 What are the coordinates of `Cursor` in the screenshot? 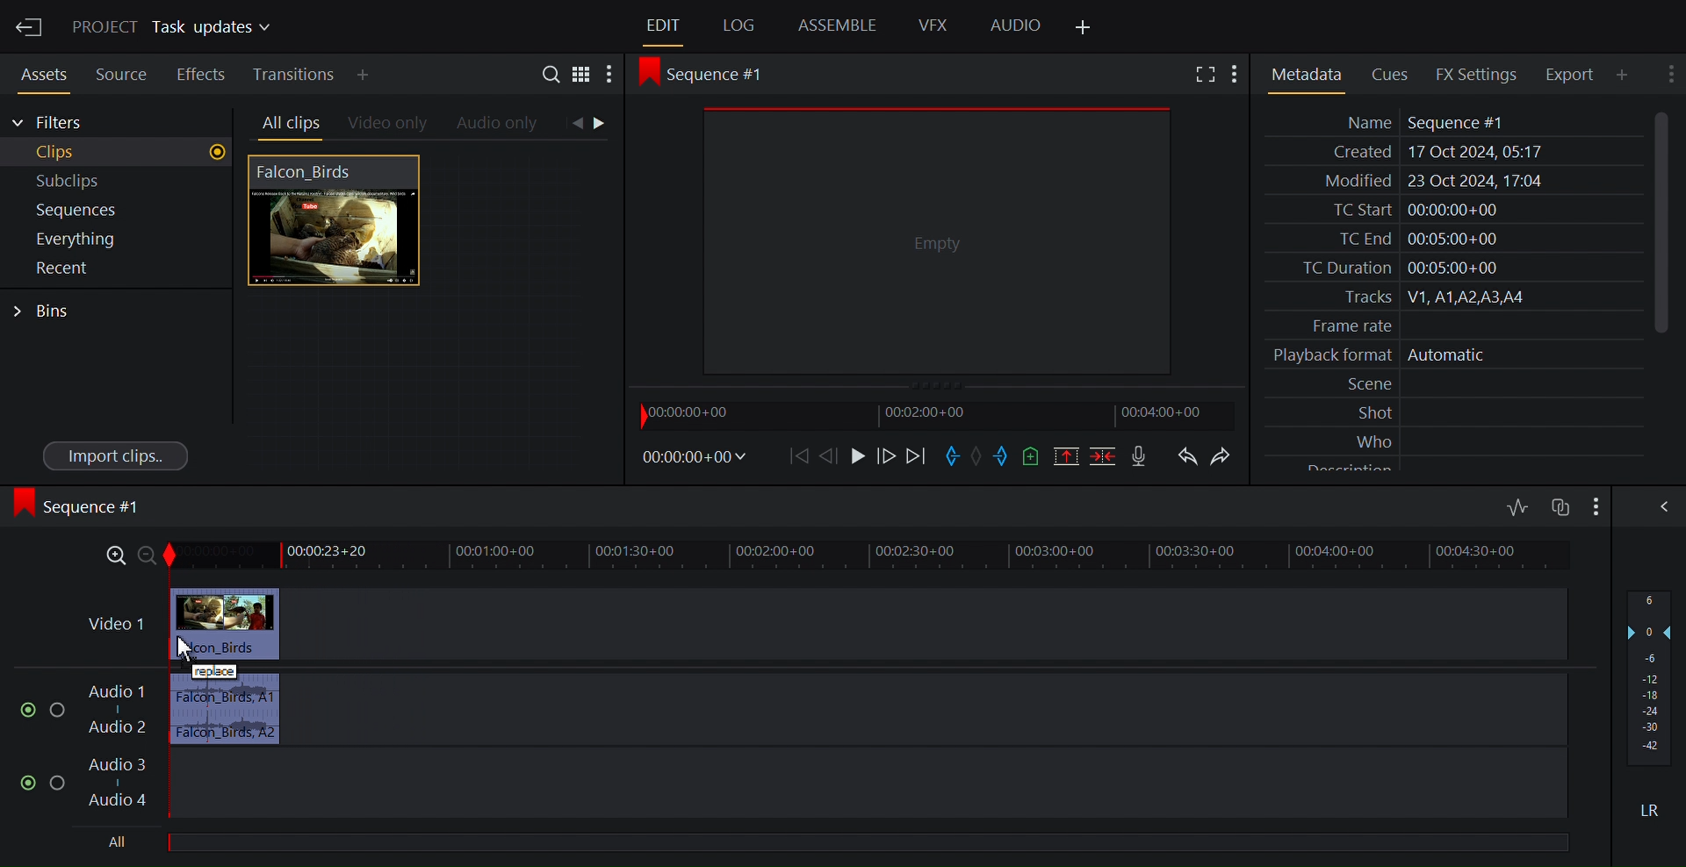 It's located at (184, 647).